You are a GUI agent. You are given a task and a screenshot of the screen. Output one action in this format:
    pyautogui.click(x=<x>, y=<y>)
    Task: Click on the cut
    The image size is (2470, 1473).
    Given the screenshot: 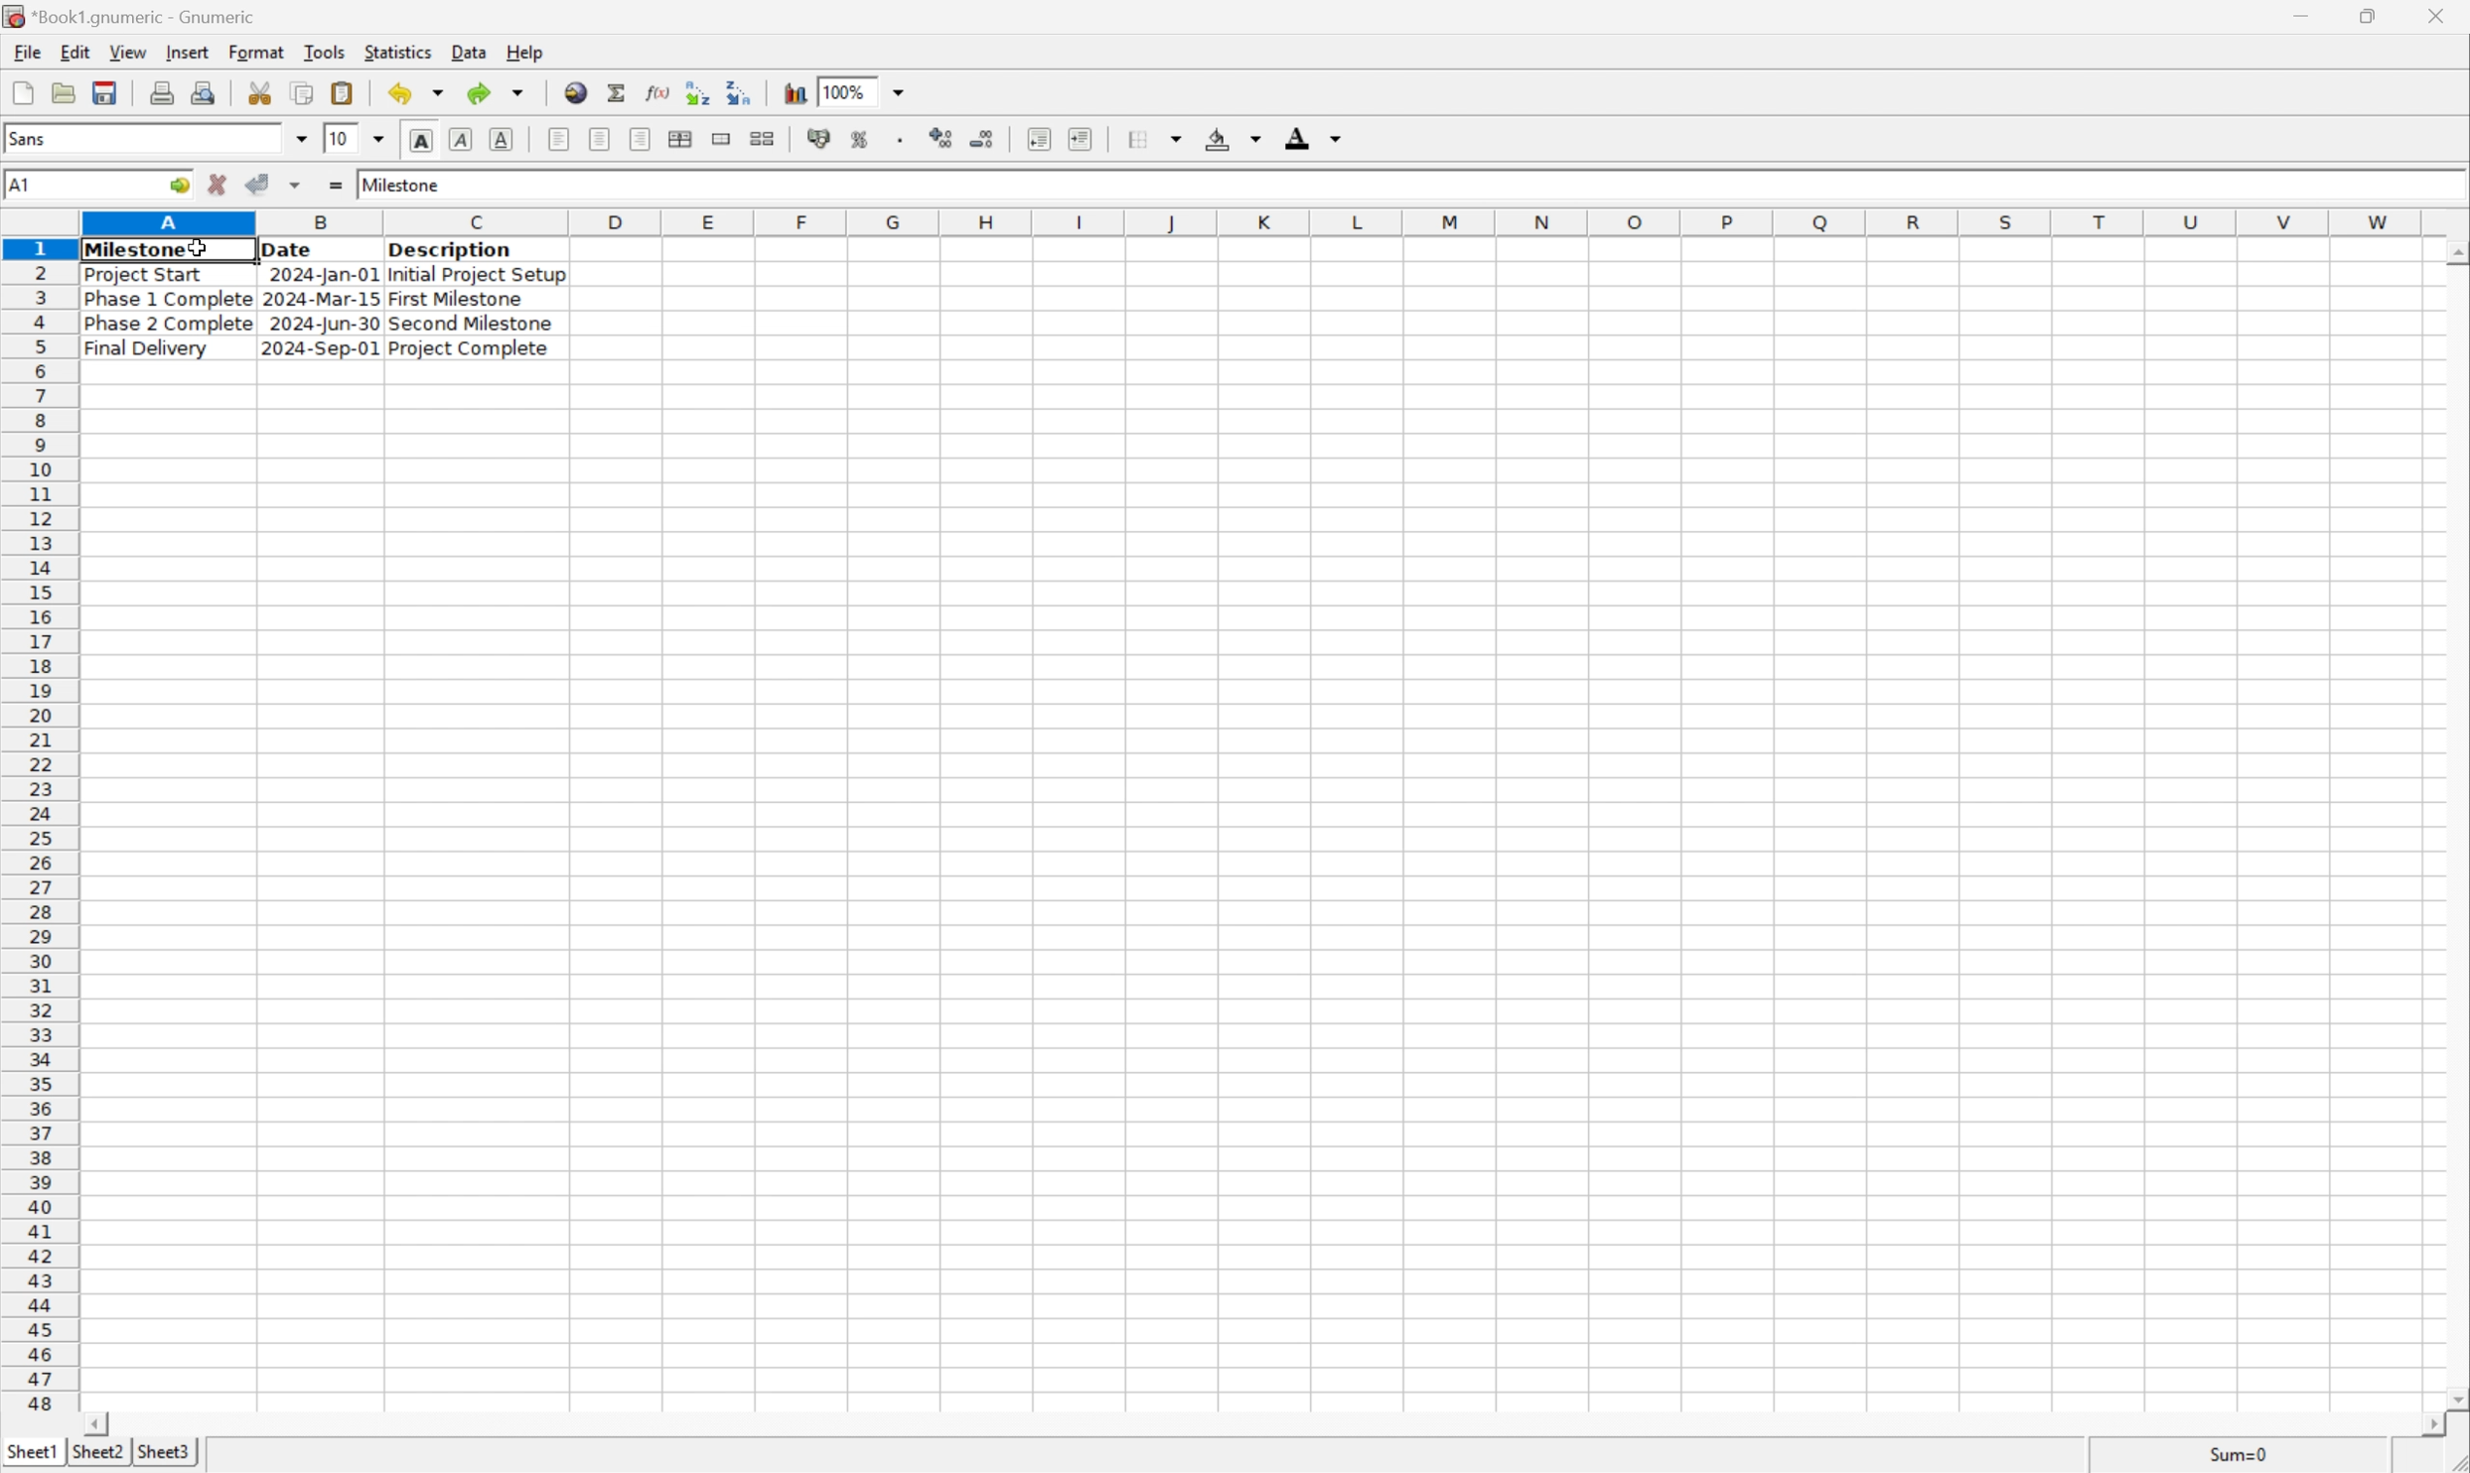 What is the action you would take?
    pyautogui.click(x=261, y=92)
    